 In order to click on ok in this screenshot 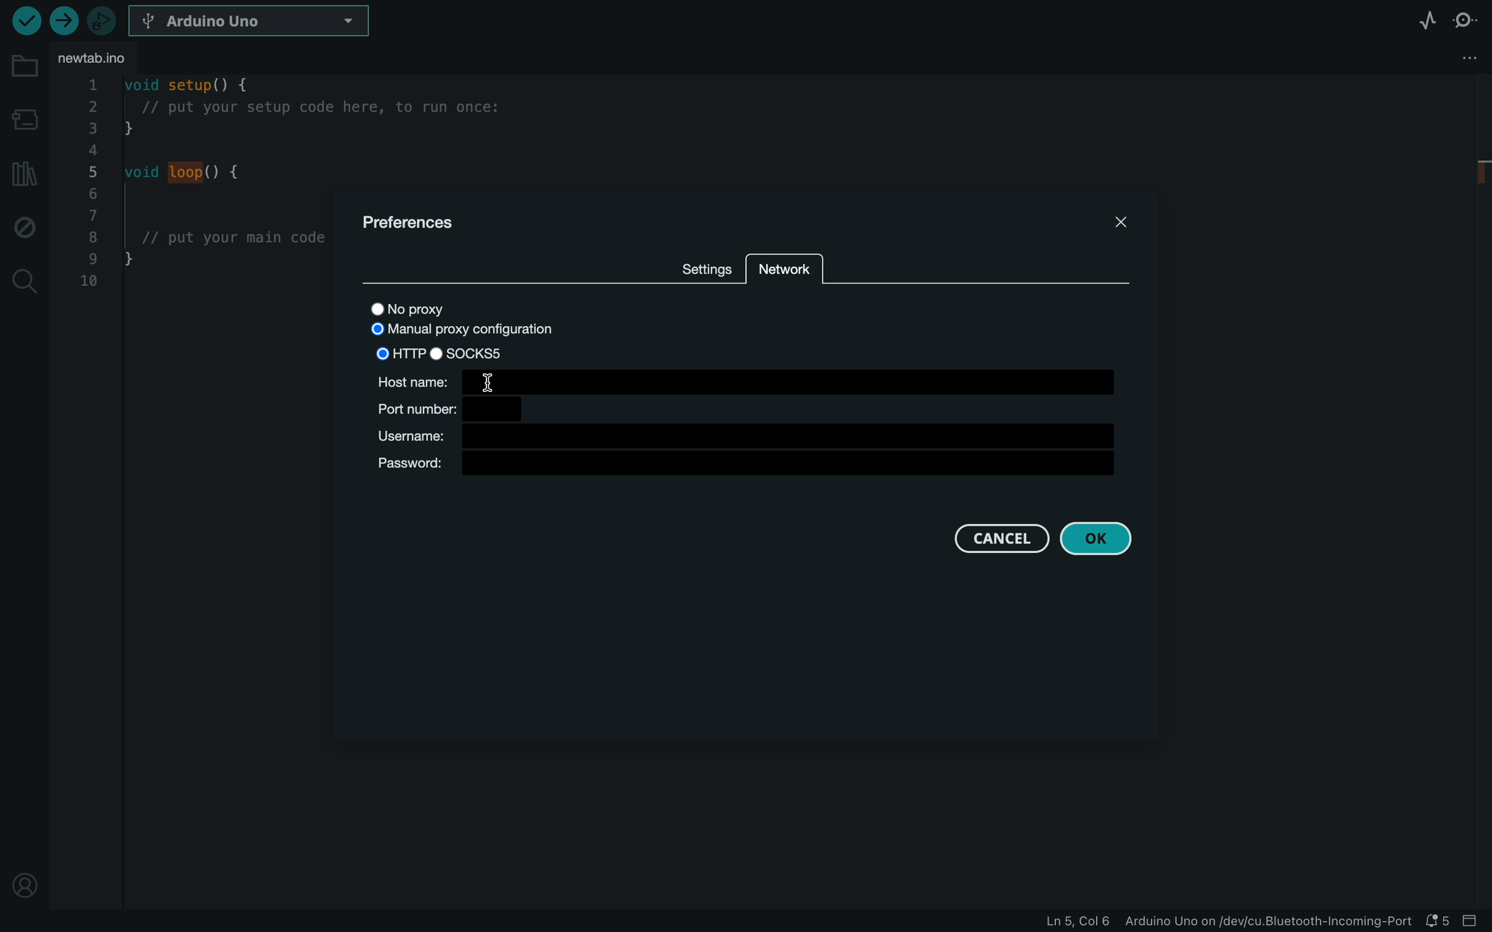, I will do `click(1097, 539)`.